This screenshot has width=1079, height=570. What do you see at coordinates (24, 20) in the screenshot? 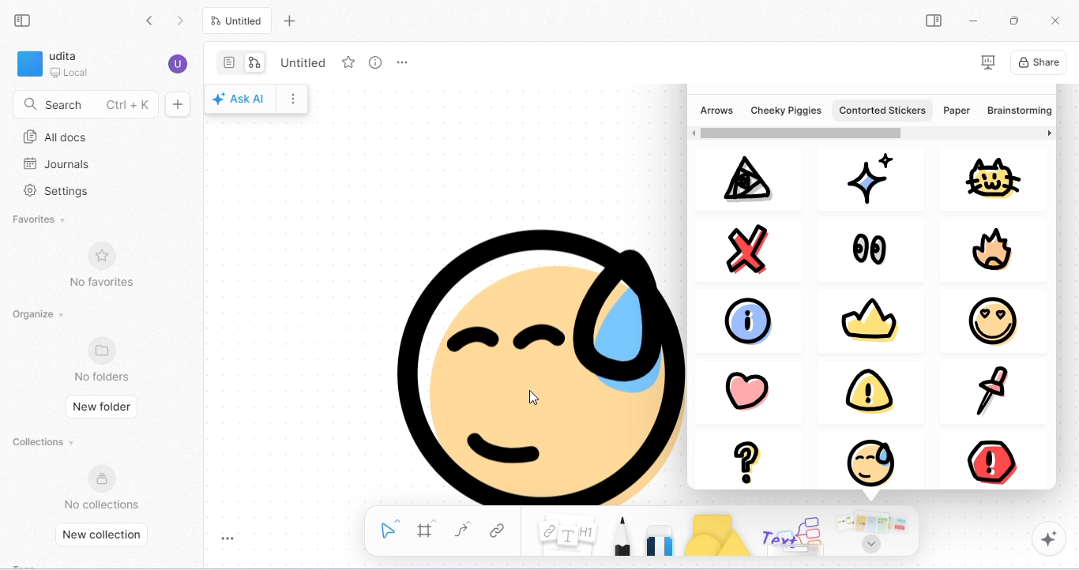
I see `collapse side bar` at bounding box center [24, 20].